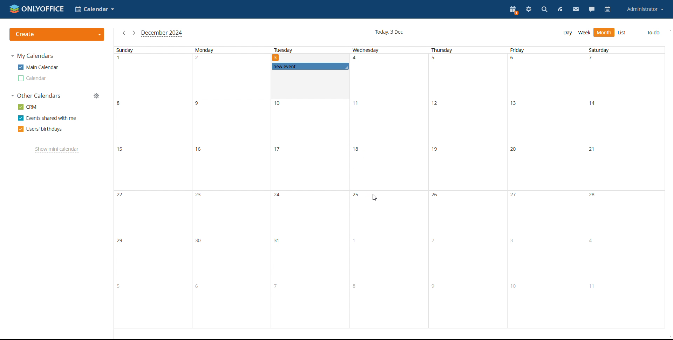 This screenshot has height=340, width=673. What do you see at coordinates (468, 187) in the screenshot?
I see `thursday` at bounding box center [468, 187].